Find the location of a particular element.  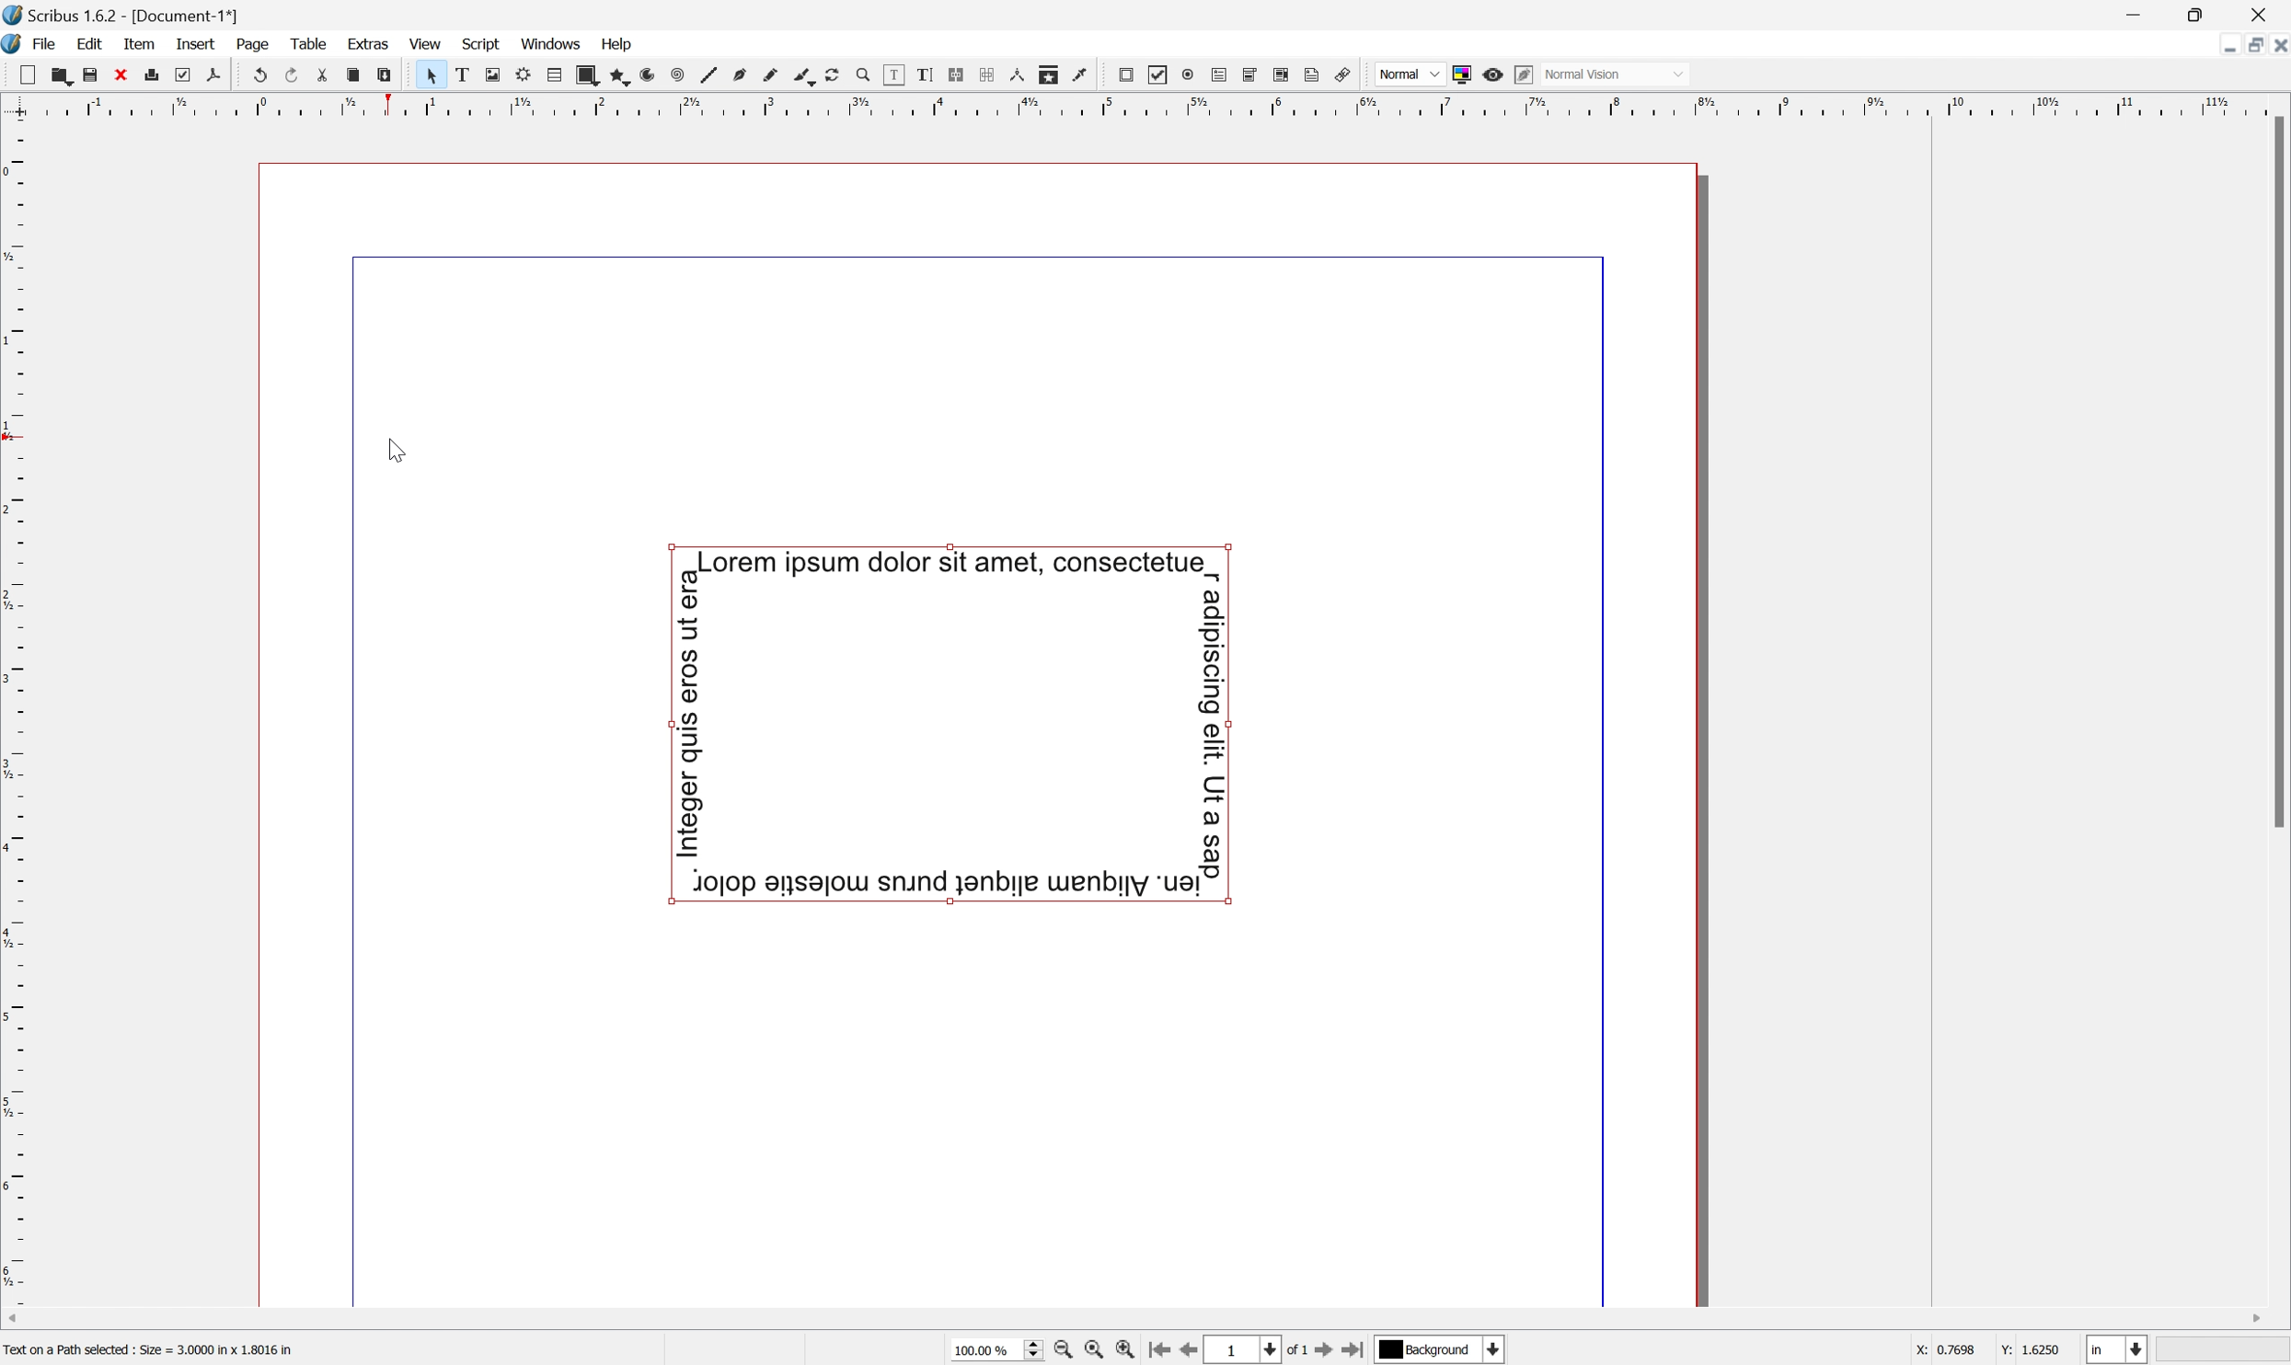

Copy is located at coordinates (354, 75).